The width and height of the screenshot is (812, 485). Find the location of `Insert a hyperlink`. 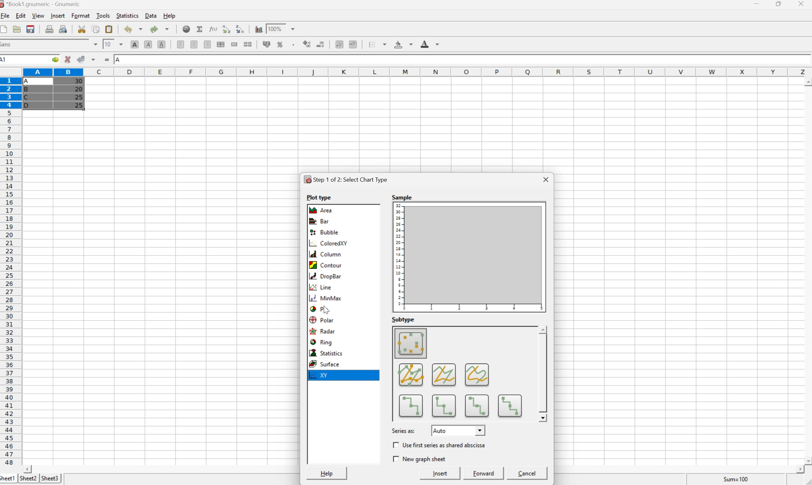

Insert a hyperlink is located at coordinates (186, 29).